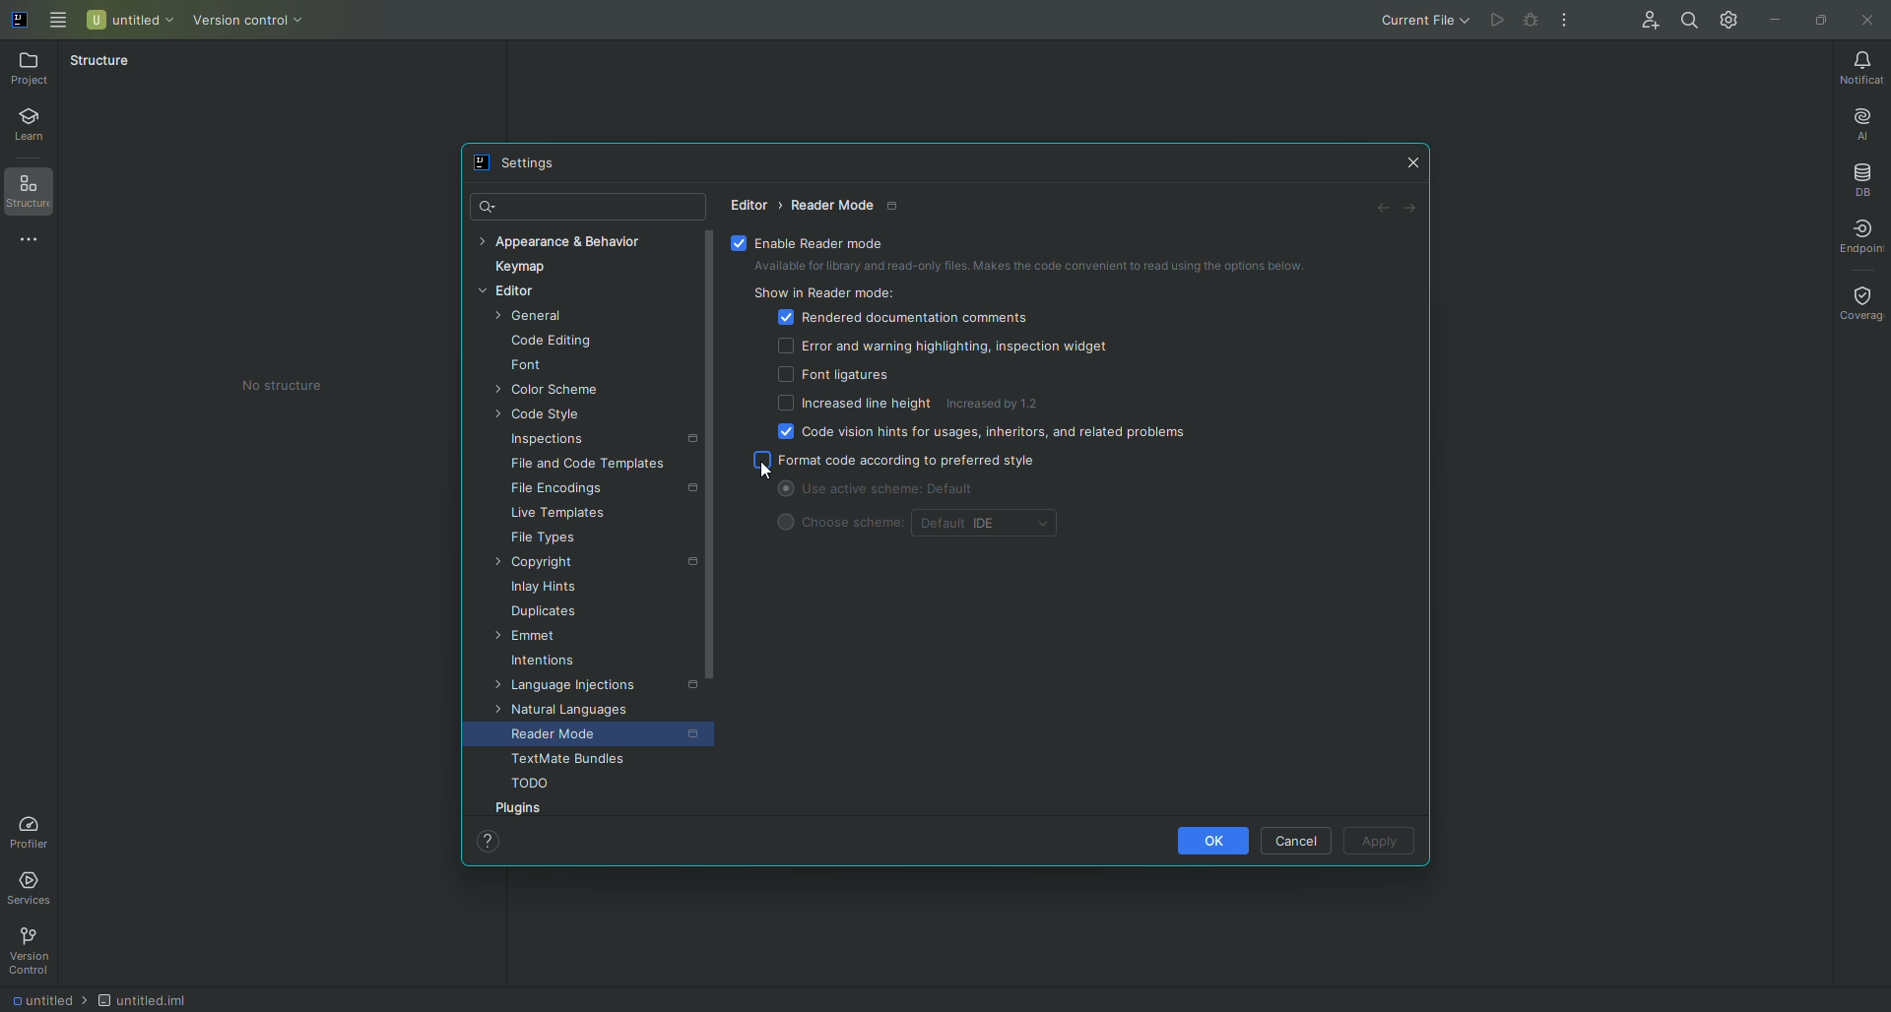 Image resolution: width=1891 pixels, height=1012 pixels. What do you see at coordinates (1024, 267) in the screenshot?
I see `Available for library and read-only` at bounding box center [1024, 267].